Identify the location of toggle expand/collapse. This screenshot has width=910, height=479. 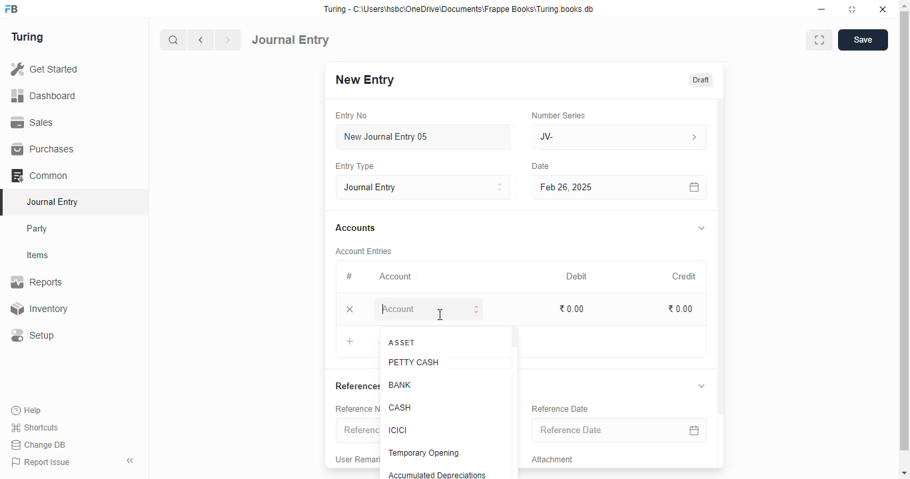
(700, 228).